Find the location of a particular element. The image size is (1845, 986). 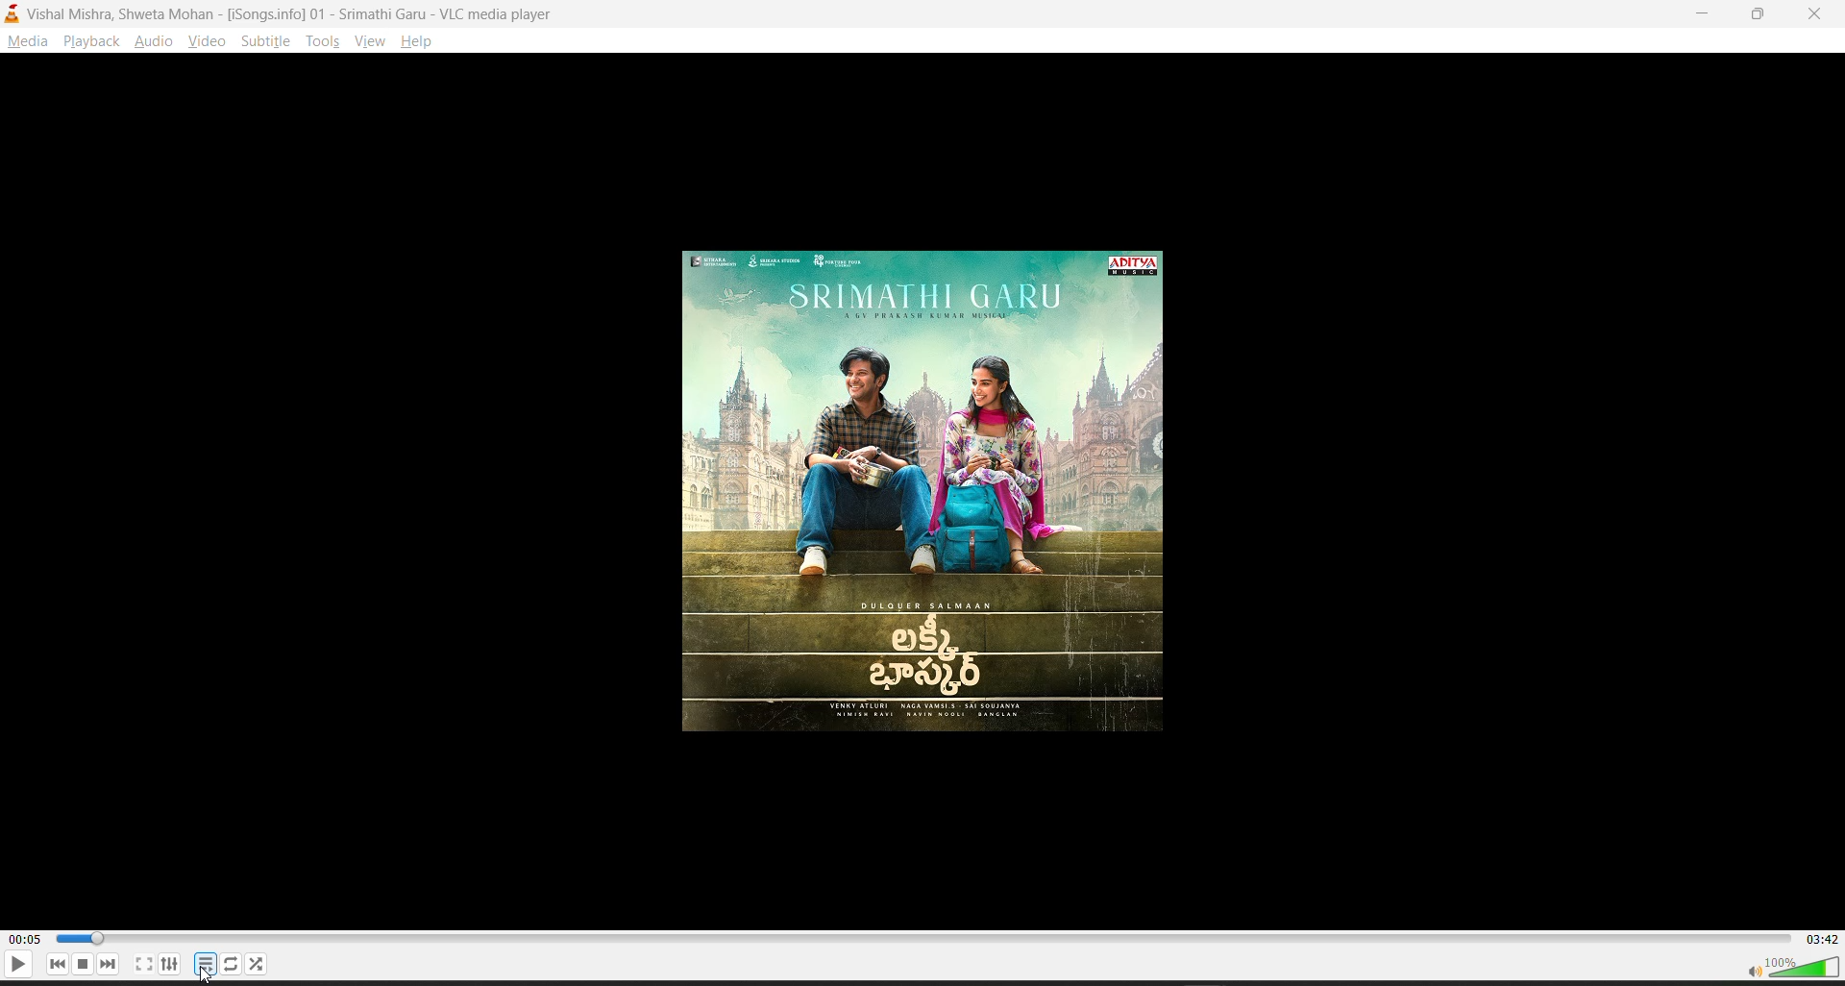

volume is located at coordinates (1795, 969).